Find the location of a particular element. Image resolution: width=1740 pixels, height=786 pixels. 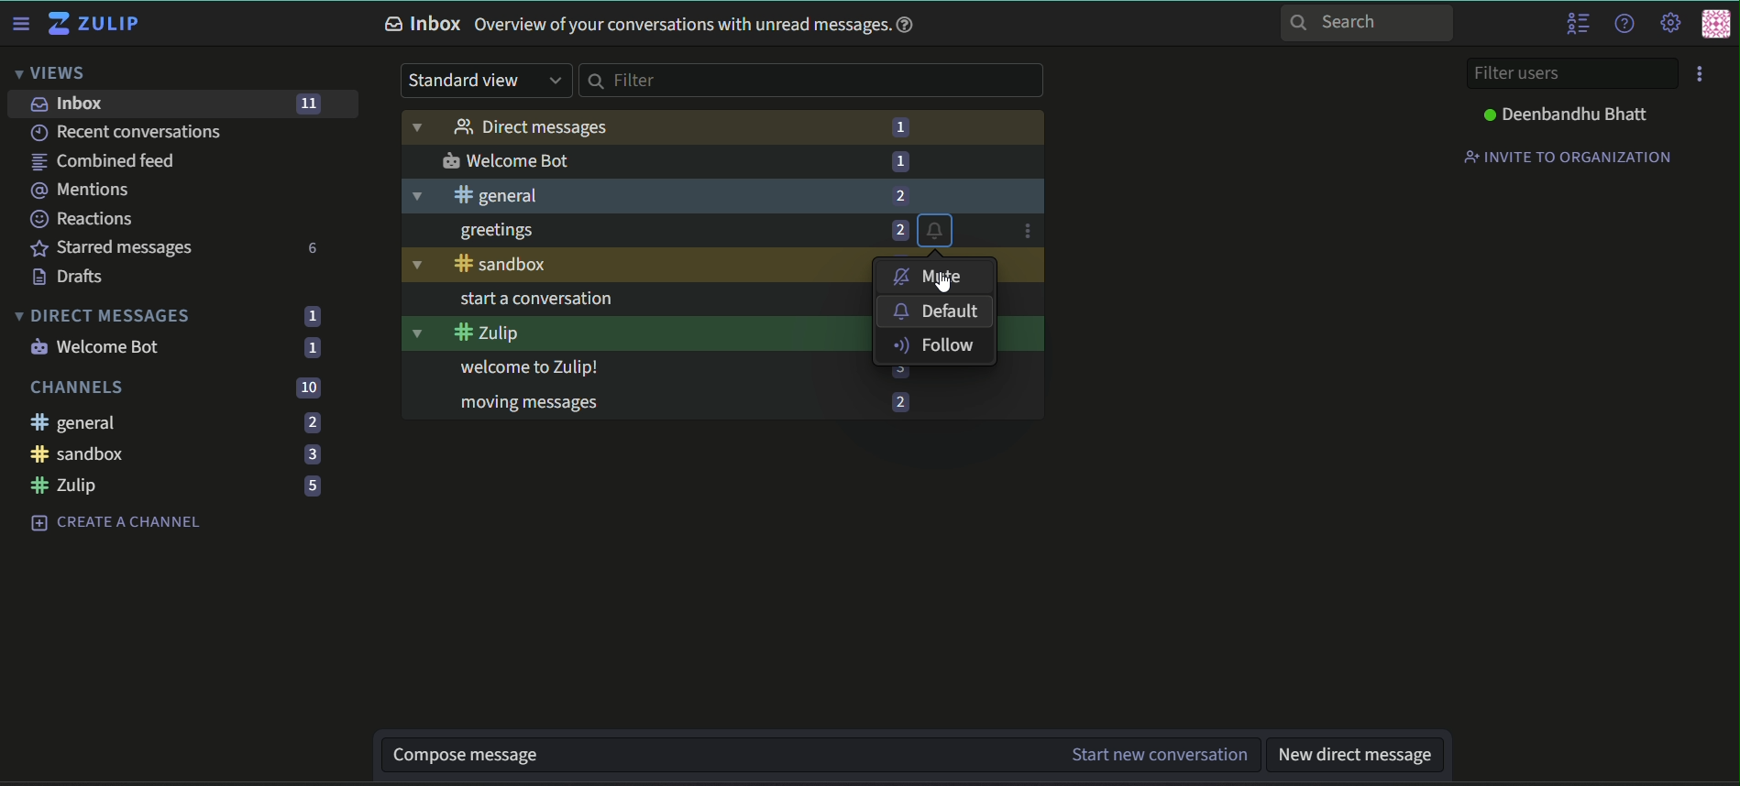

help menu is located at coordinates (1624, 22).